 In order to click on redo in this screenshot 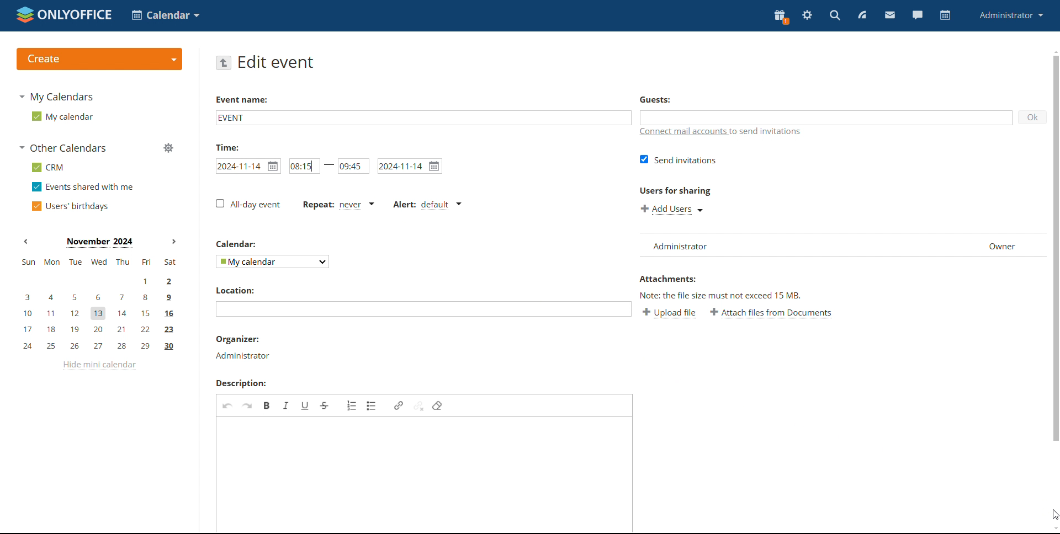, I will do `click(247, 404)`.